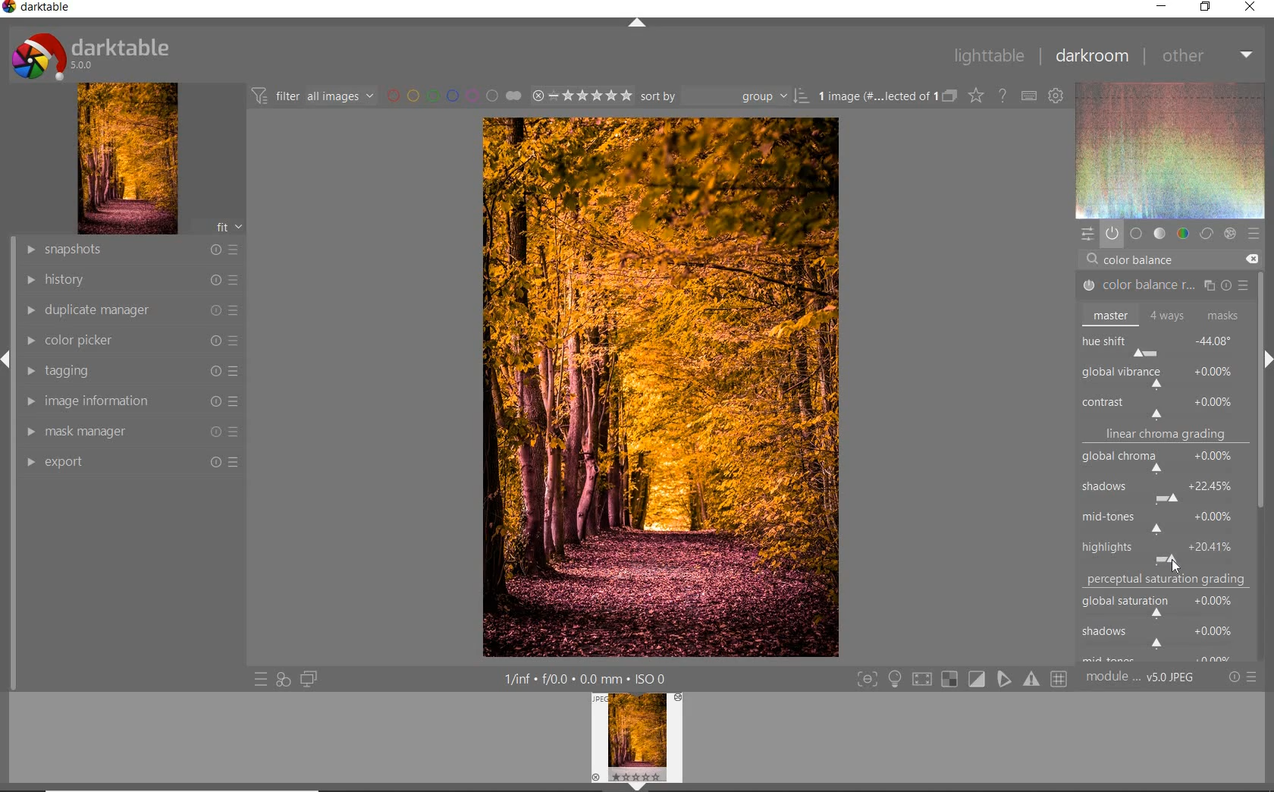 The width and height of the screenshot is (1274, 792). Describe the element at coordinates (724, 96) in the screenshot. I see `sort` at that location.